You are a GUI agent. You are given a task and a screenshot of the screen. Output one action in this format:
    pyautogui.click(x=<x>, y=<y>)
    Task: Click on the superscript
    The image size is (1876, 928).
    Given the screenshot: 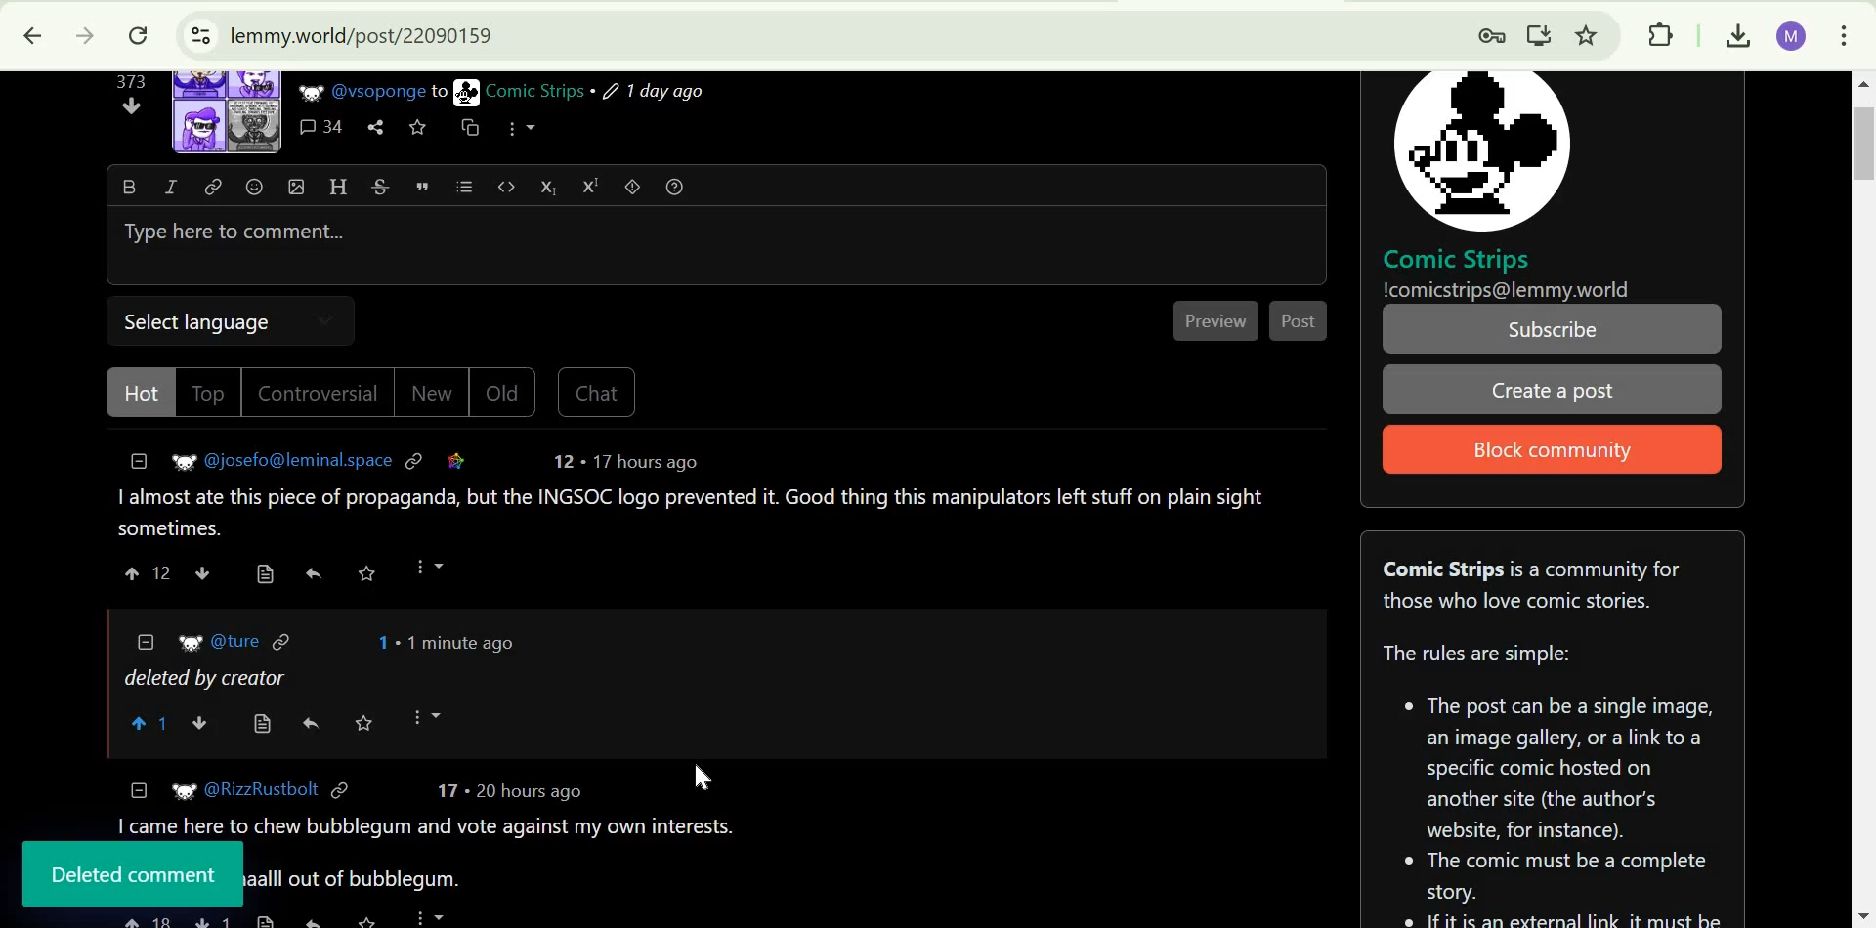 What is the action you would take?
    pyautogui.click(x=591, y=187)
    